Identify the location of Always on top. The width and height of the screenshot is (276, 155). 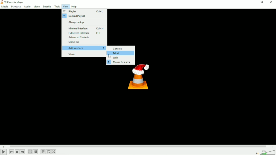
(83, 22).